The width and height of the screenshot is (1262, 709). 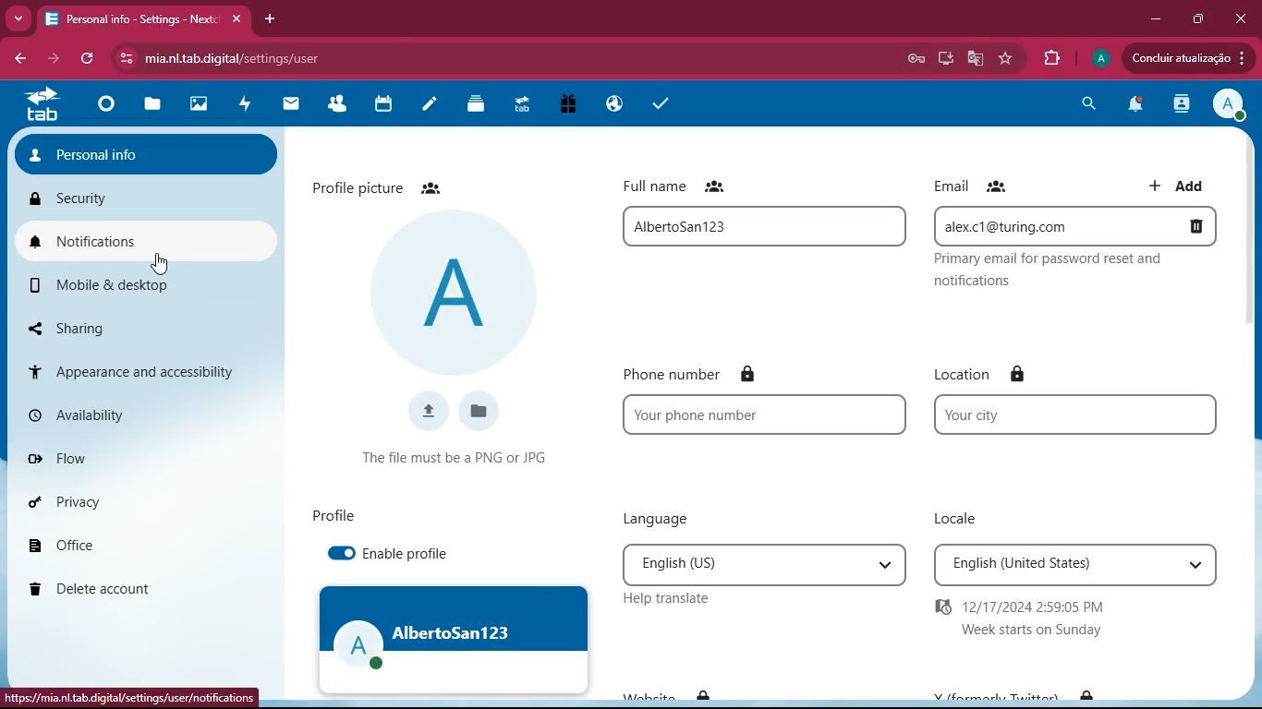 I want to click on 12/17/2024 2:59:05 PM
Week starts on Sunday, so click(x=1020, y=619).